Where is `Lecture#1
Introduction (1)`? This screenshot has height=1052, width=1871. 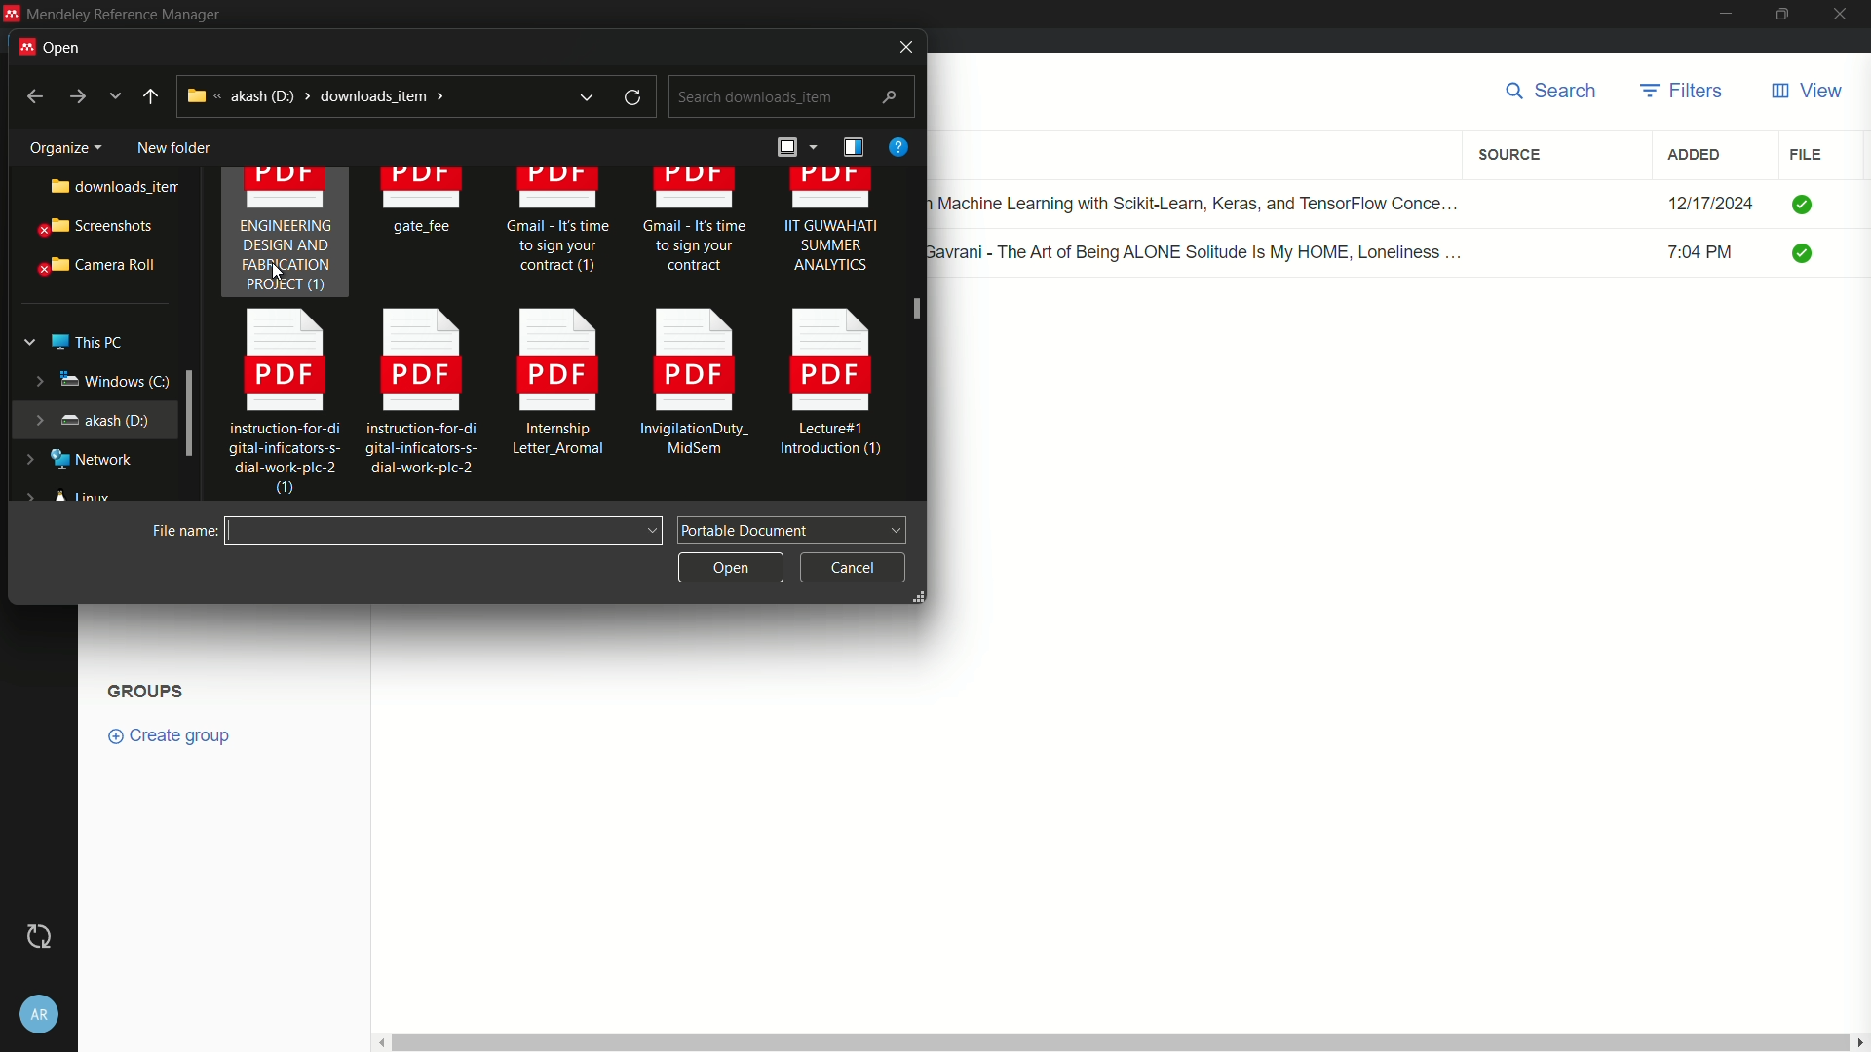 Lecture#1
Introduction (1) is located at coordinates (834, 388).